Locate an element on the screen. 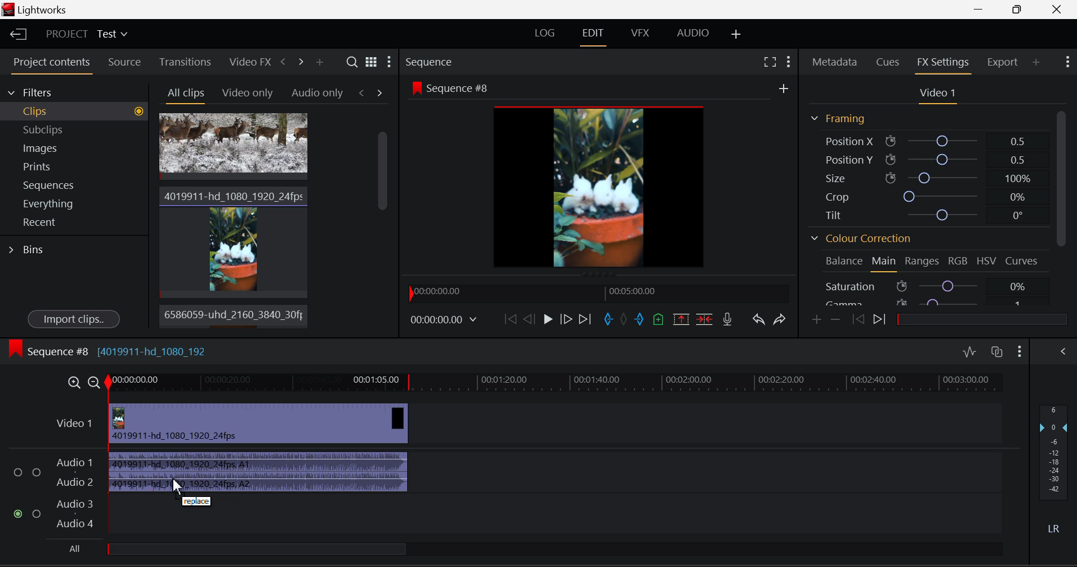 This screenshot has height=567, width=1077. RGB is located at coordinates (957, 260).